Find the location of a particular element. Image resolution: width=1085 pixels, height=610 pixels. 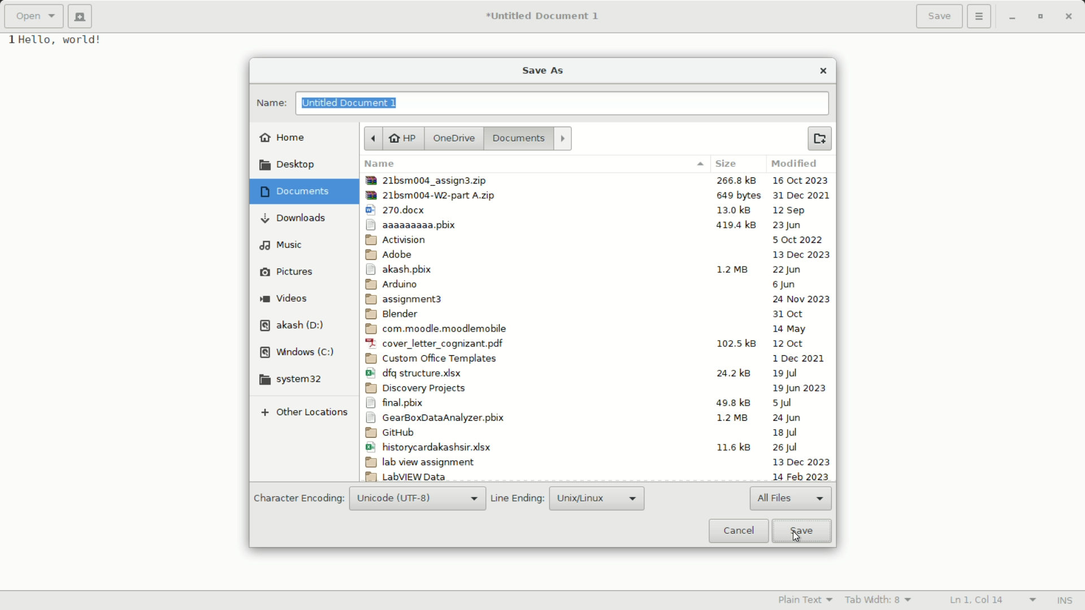

home is located at coordinates (283, 137).